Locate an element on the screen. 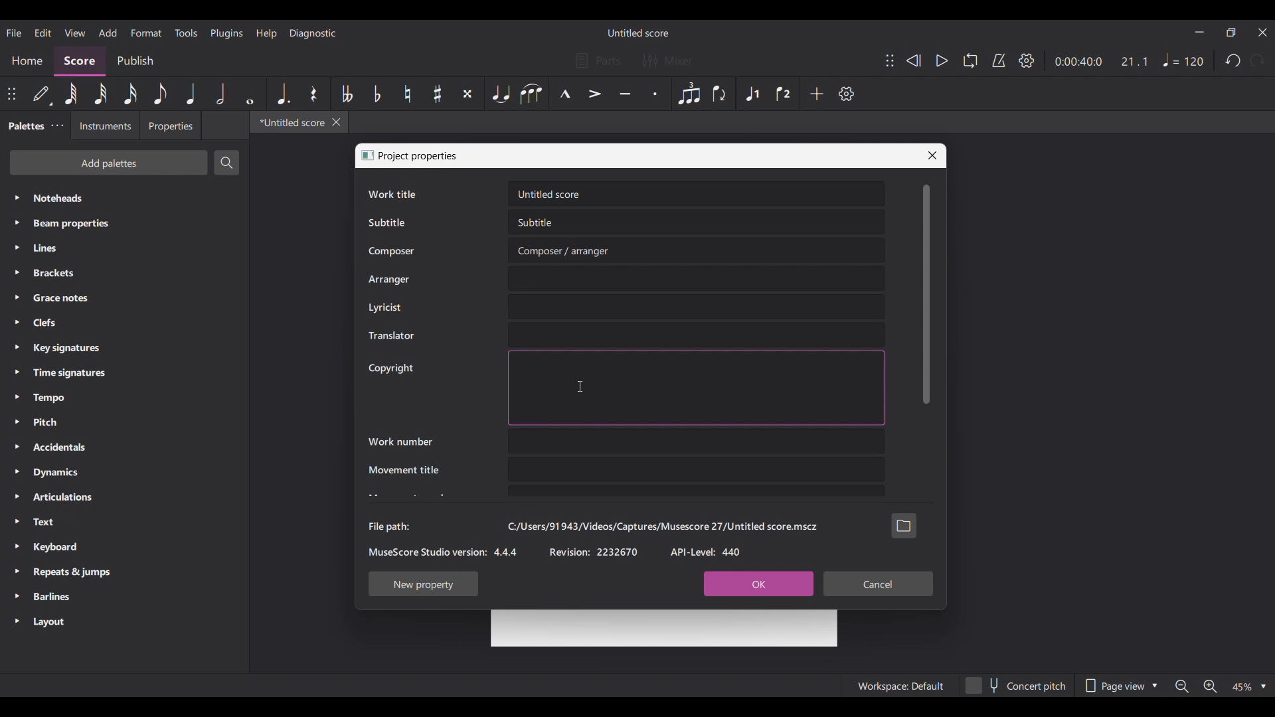 The width and height of the screenshot is (1275, 717). Edit menu is located at coordinates (43, 33).